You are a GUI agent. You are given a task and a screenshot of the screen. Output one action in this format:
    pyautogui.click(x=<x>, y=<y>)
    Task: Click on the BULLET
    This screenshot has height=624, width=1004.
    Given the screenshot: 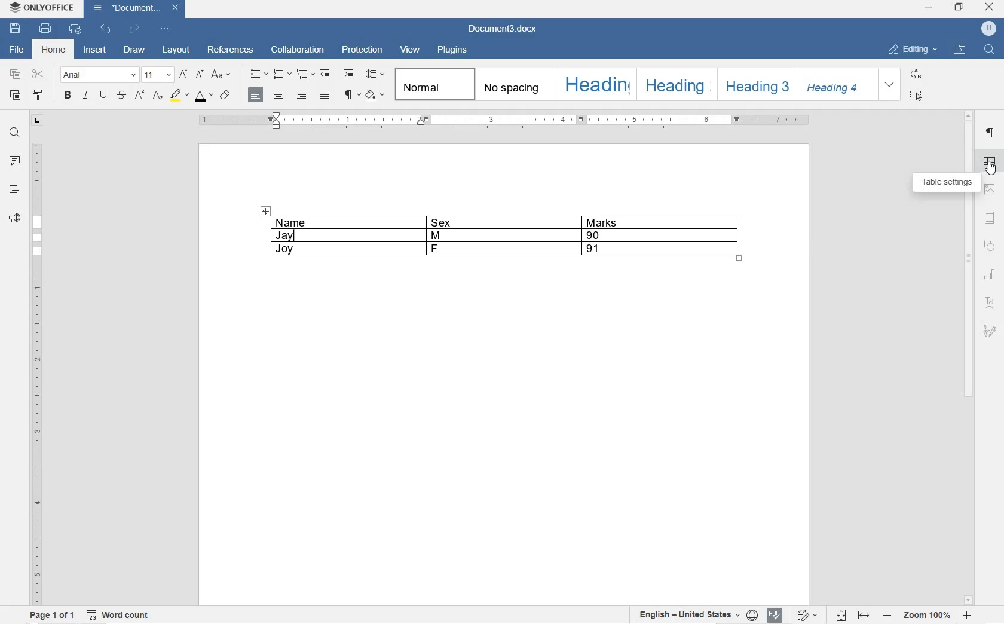 What is the action you would take?
    pyautogui.click(x=258, y=75)
    